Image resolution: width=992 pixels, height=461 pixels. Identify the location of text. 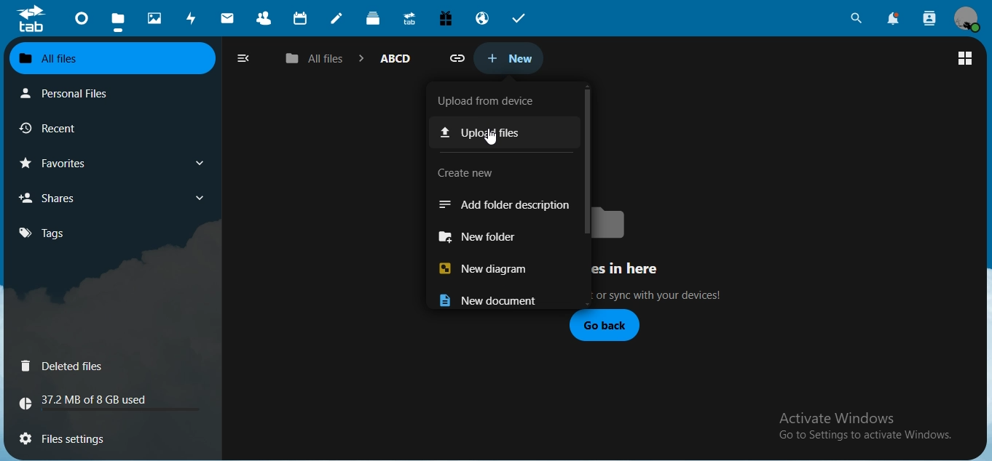
(467, 172).